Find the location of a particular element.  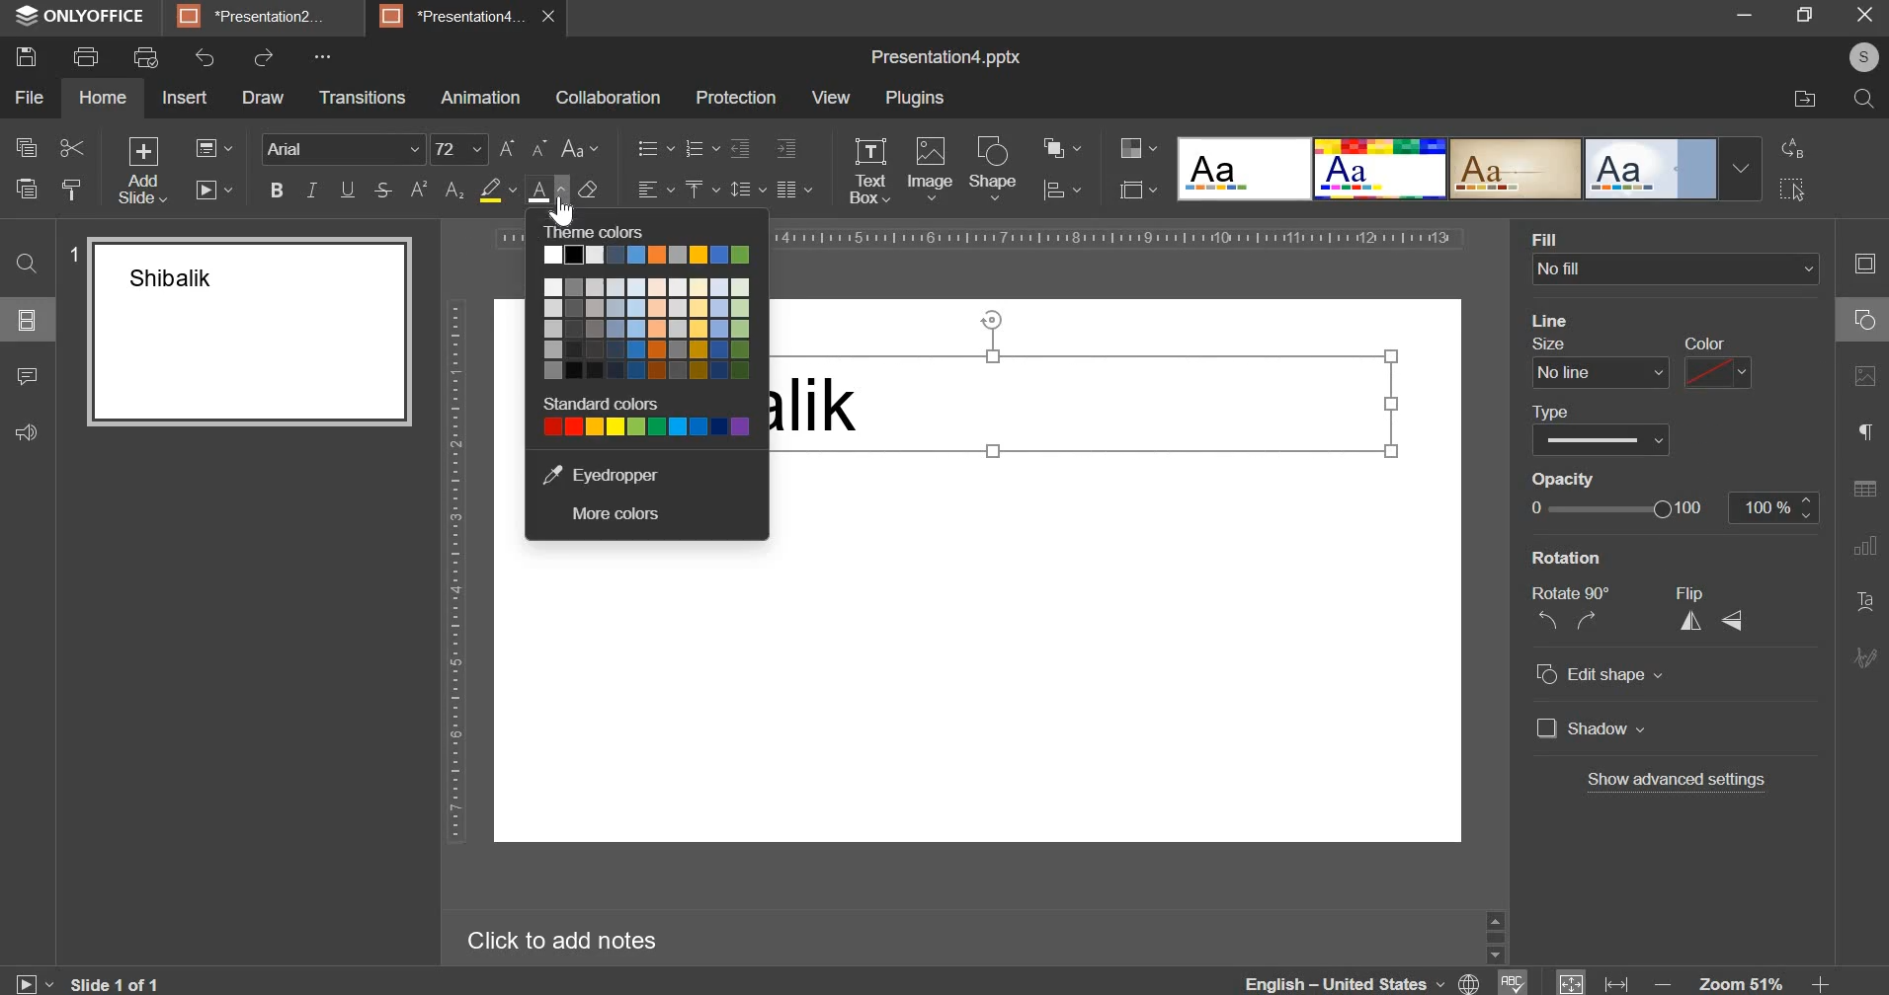

file is located at coordinates (29, 98).